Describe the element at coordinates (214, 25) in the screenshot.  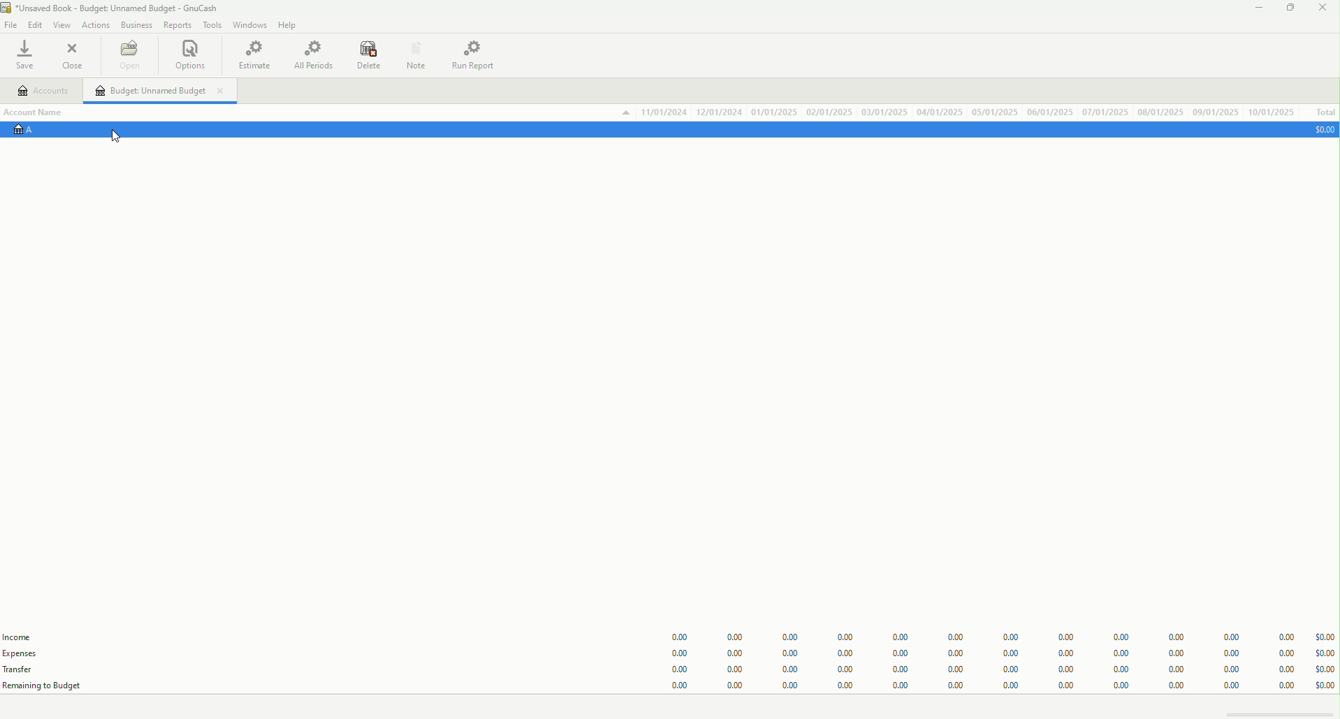
I see `Tools` at that location.